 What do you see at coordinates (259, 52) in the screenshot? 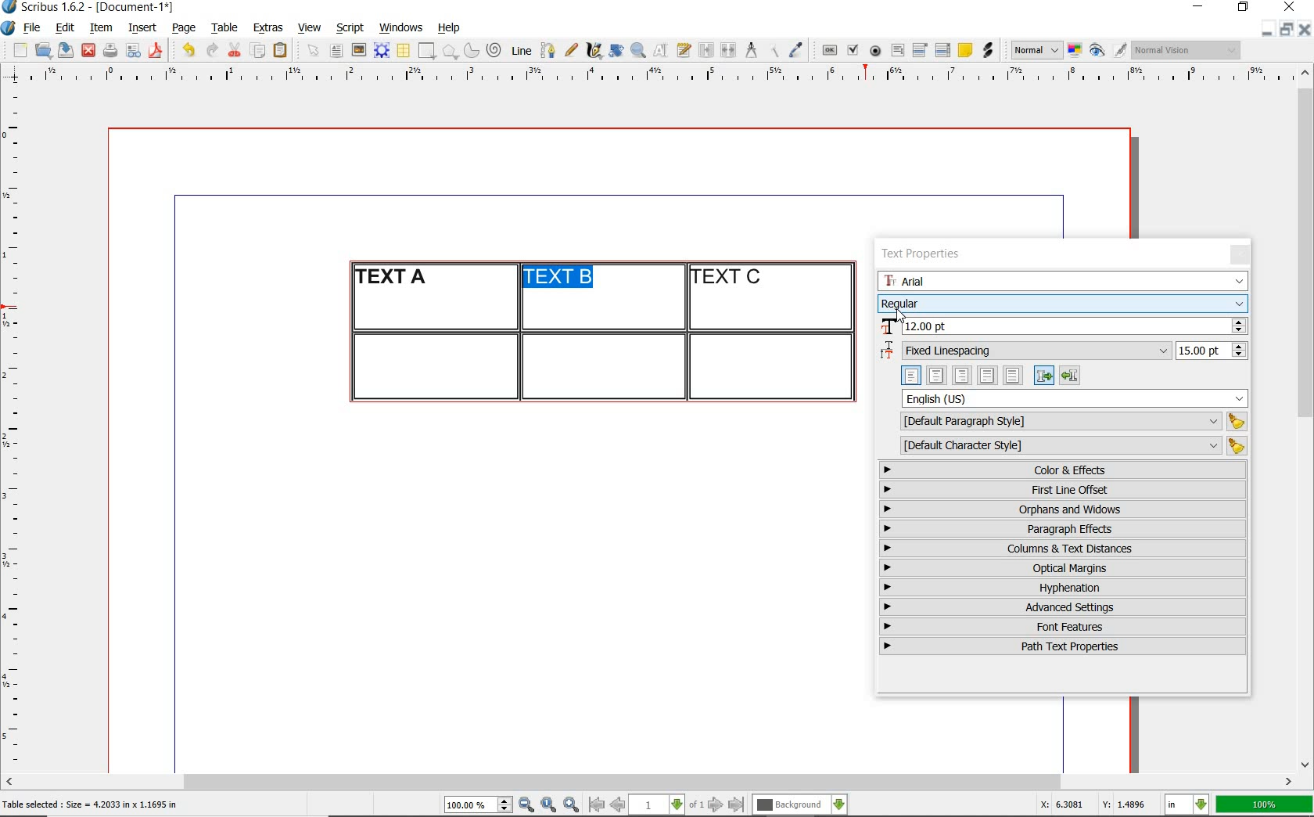
I see `copy` at bounding box center [259, 52].